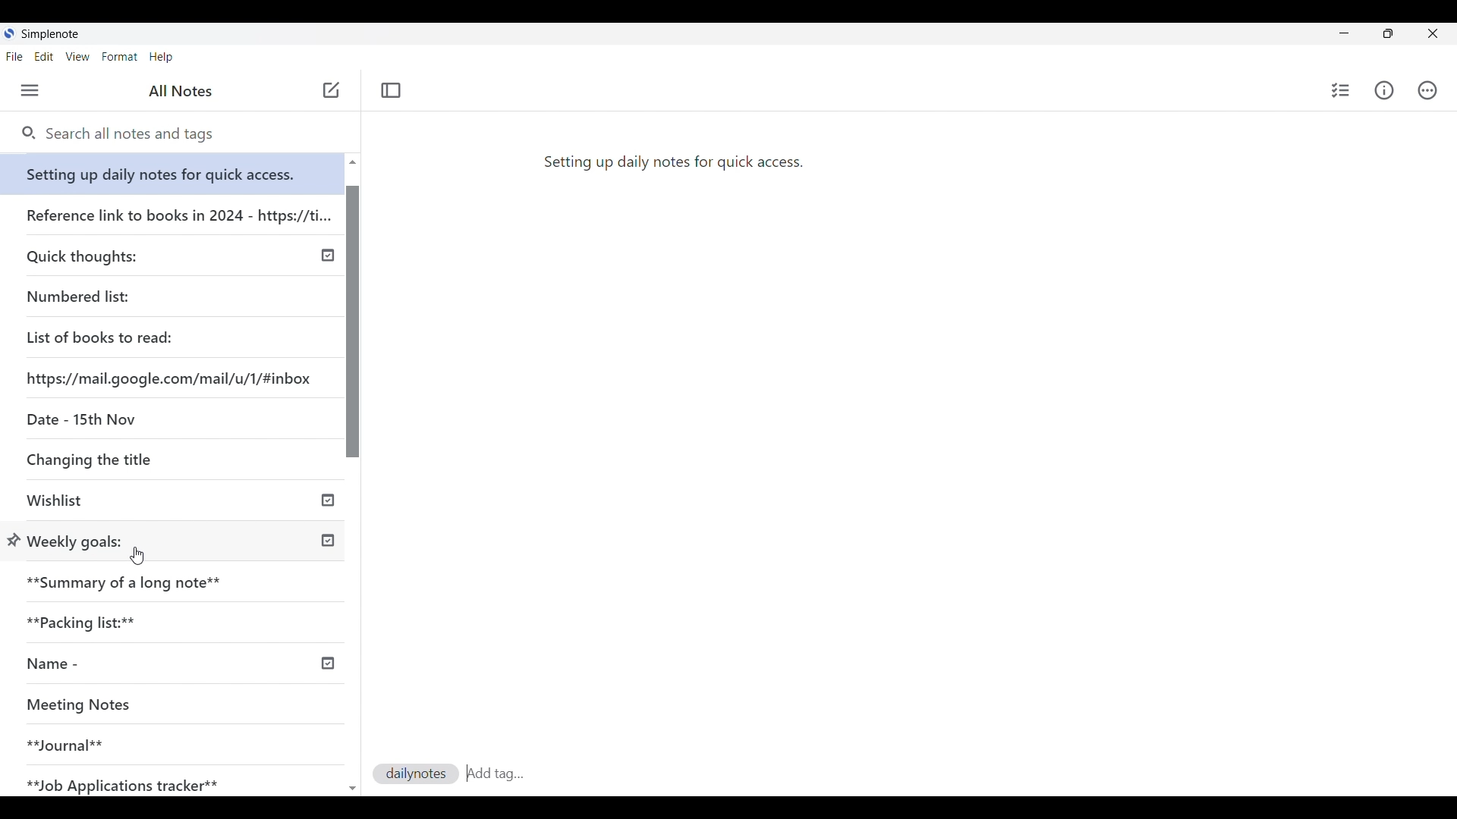 This screenshot has height=819, width=1457. I want to click on View menu, so click(77, 57).